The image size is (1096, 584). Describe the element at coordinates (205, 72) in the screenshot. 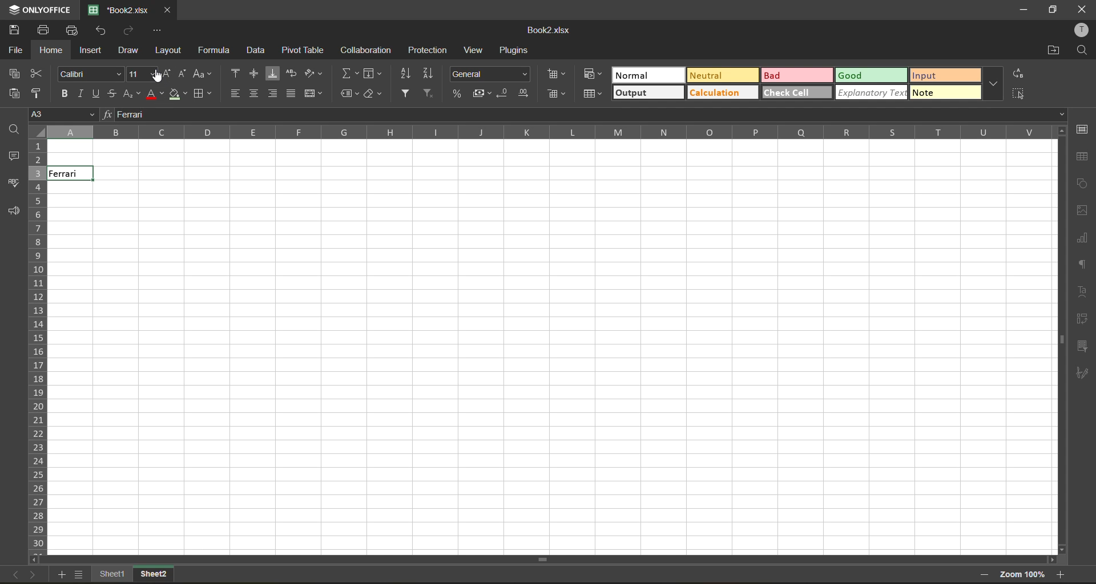

I see `change case` at that location.